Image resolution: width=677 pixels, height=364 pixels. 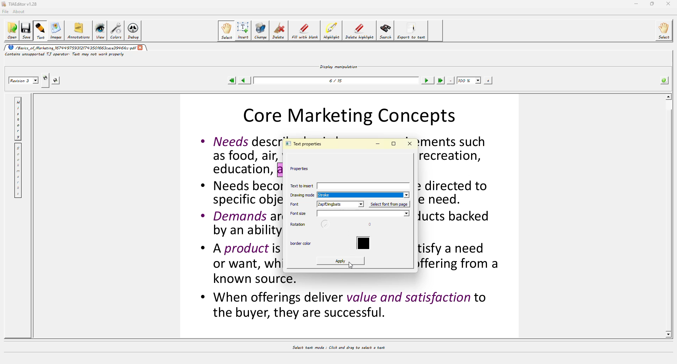 I want to click on scroll up, so click(x=667, y=96).